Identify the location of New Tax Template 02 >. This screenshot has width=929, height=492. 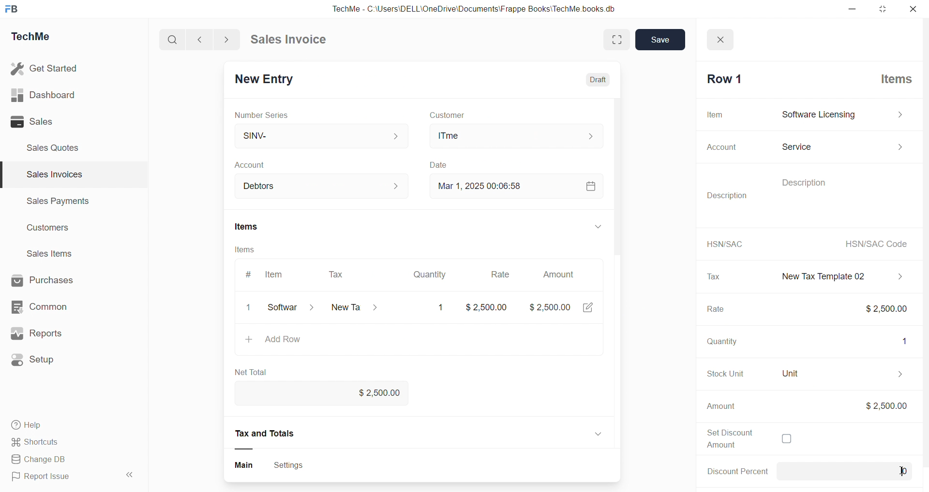
(837, 275).